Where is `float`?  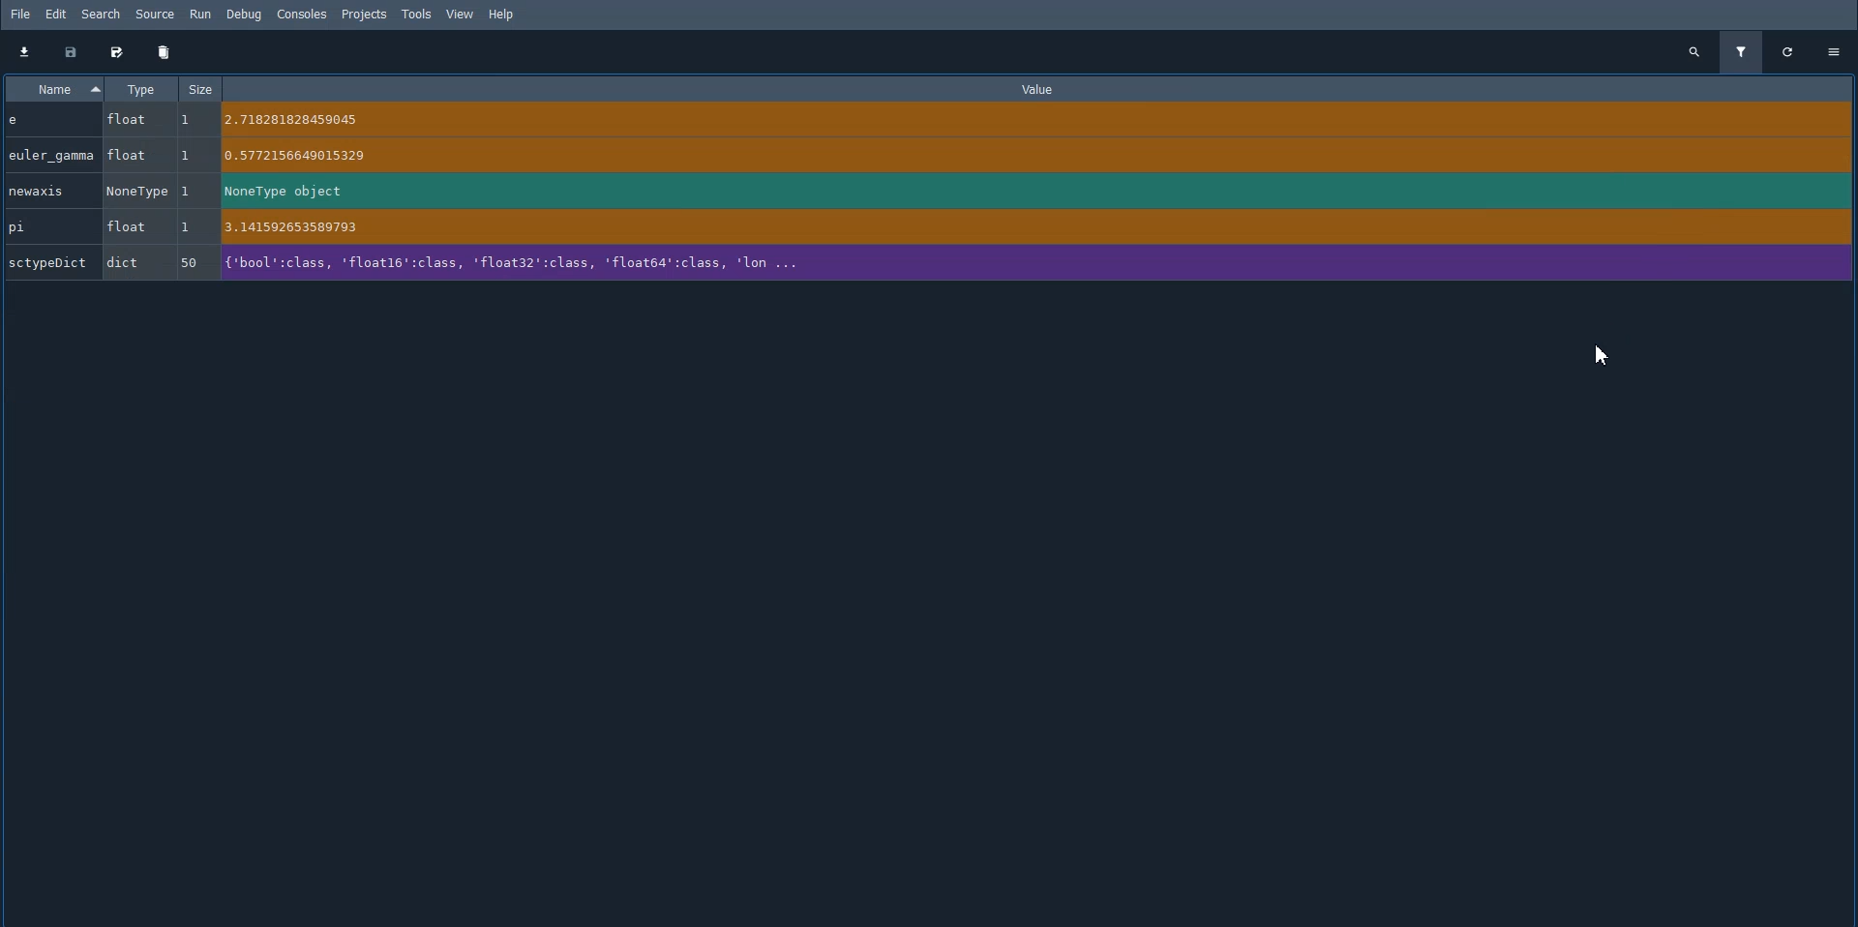 float is located at coordinates (129, 119).